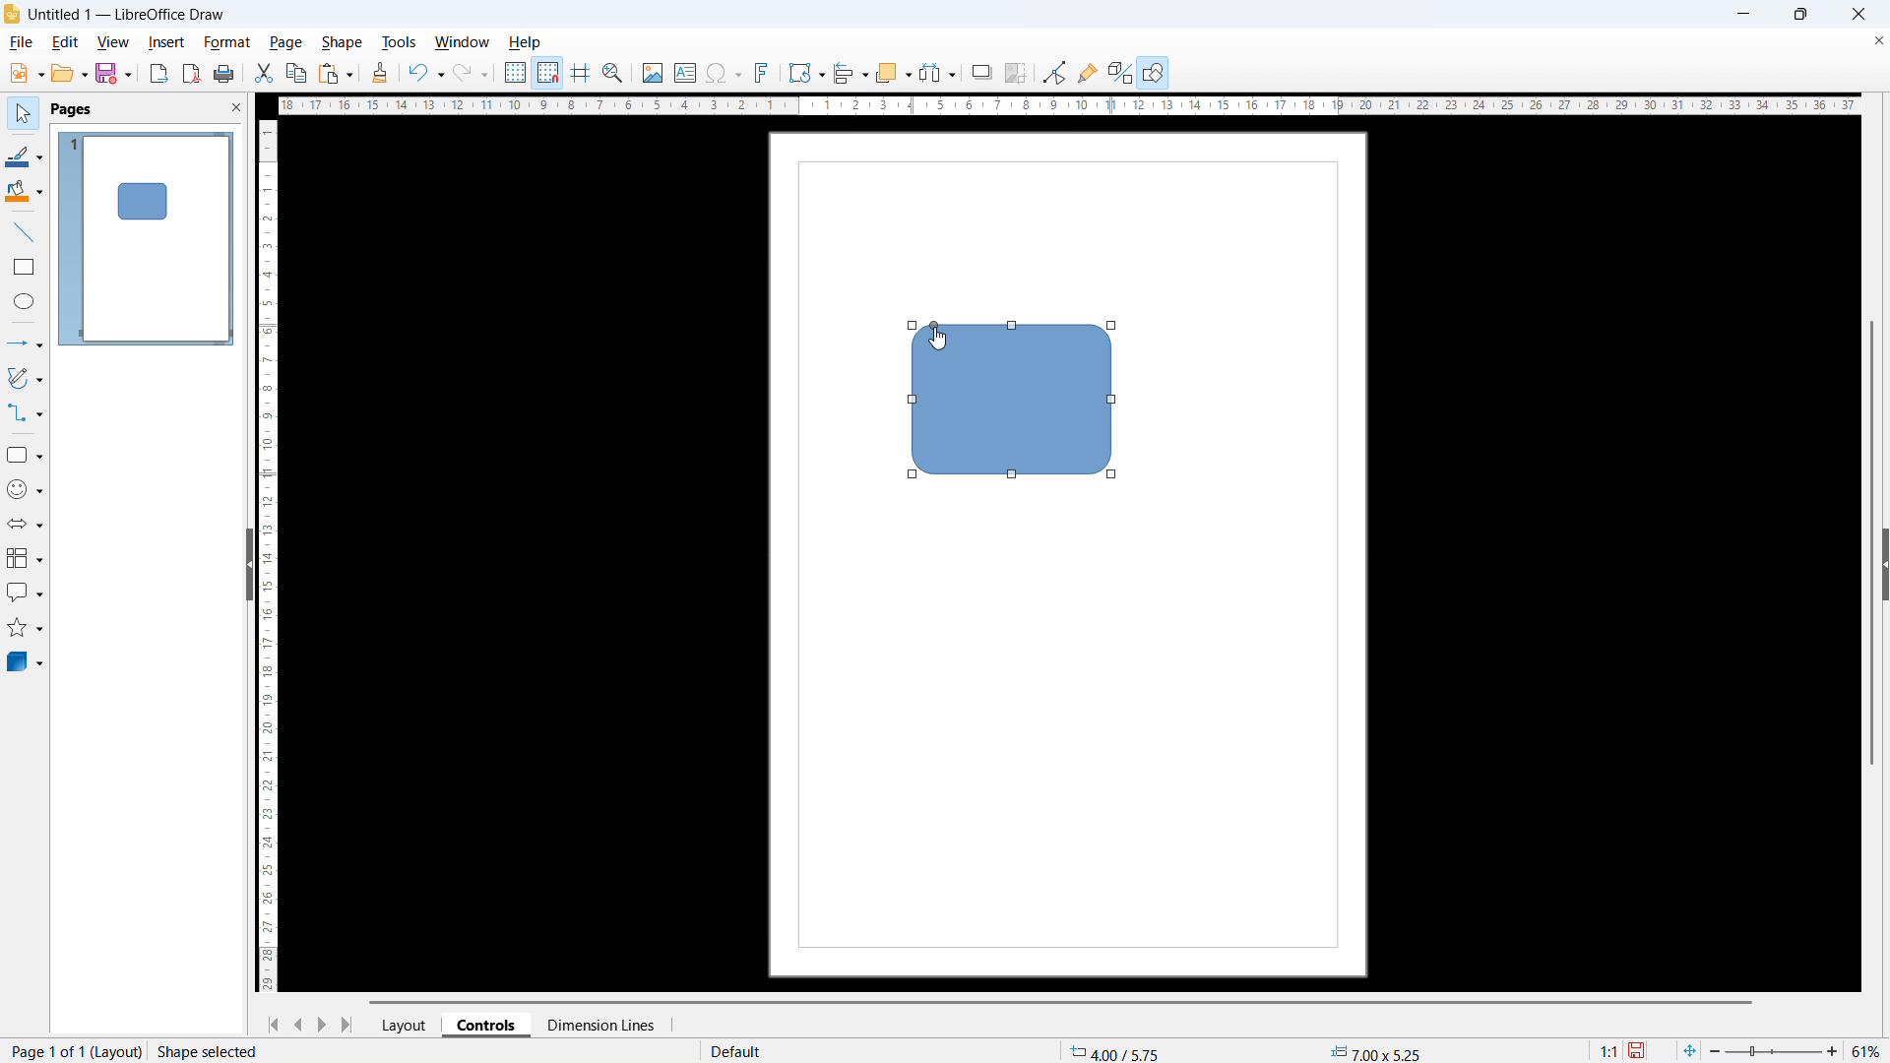 The image size is (1890, 1063). Describe the element at coordinates (1867, 1051) in the screenshot. I see `61%` at that location.